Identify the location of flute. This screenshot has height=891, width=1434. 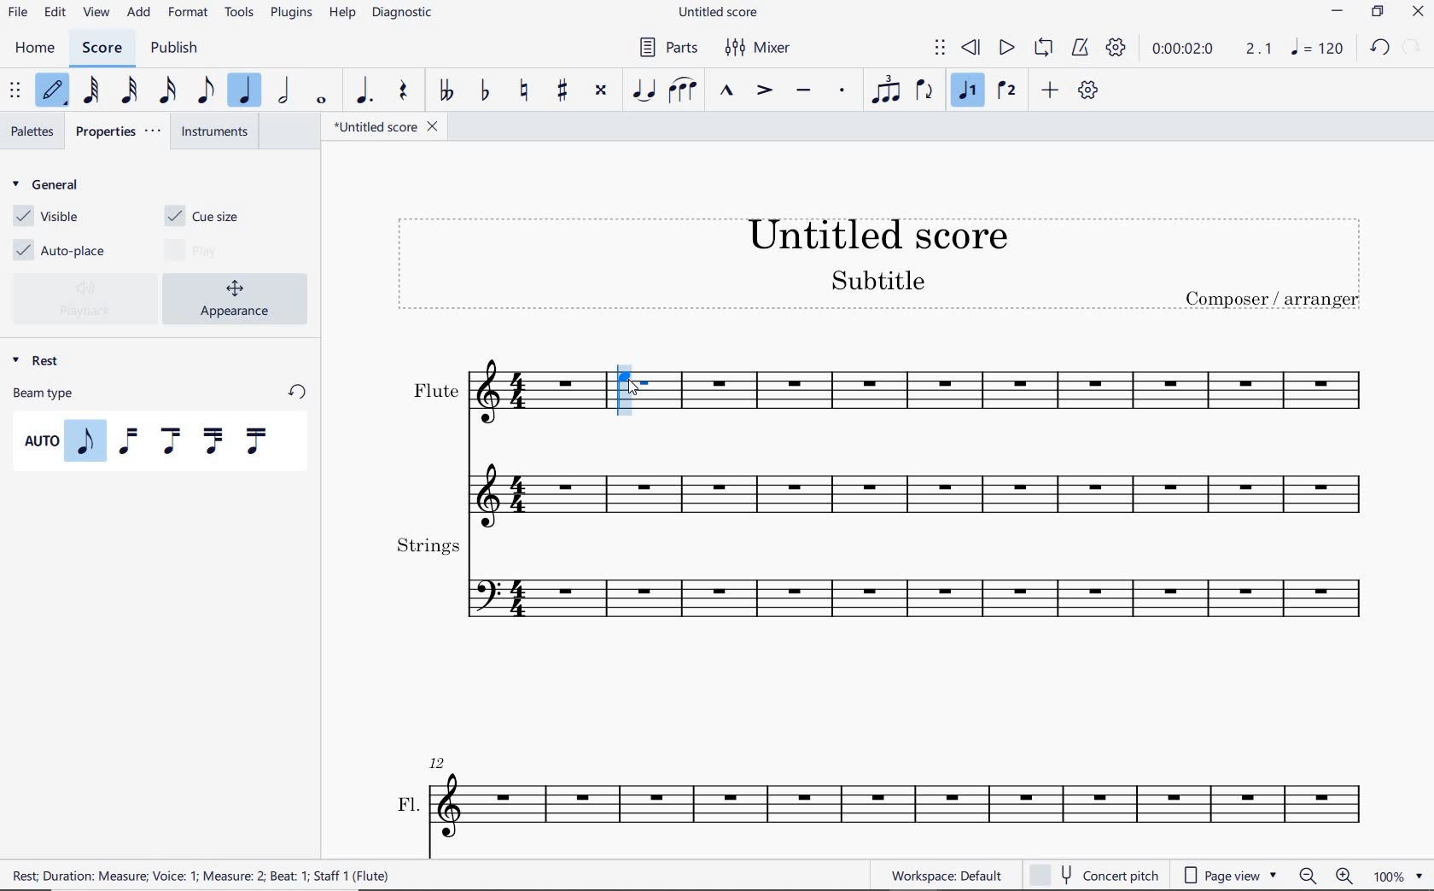
(493, 394).